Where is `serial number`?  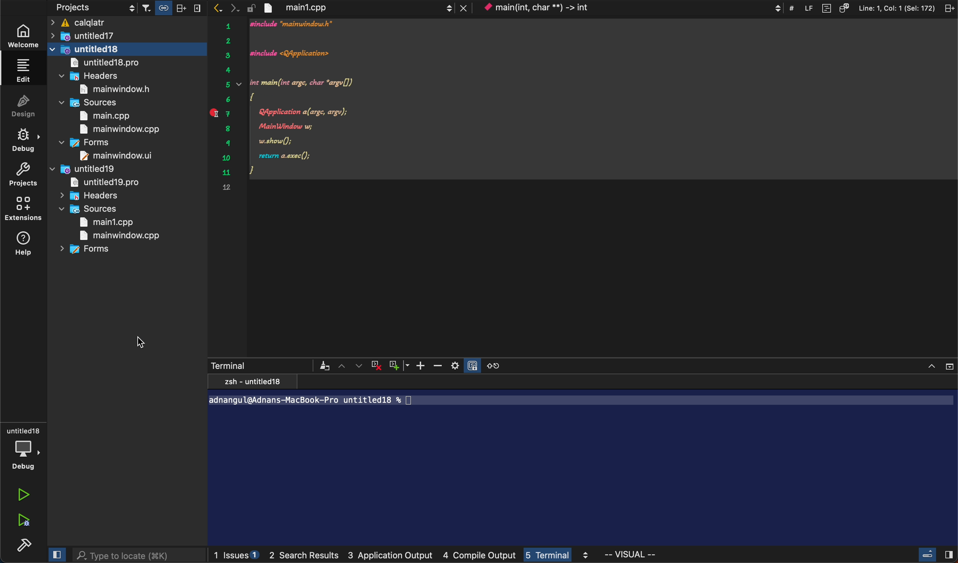
serial number is located at coordinates (227, 109).